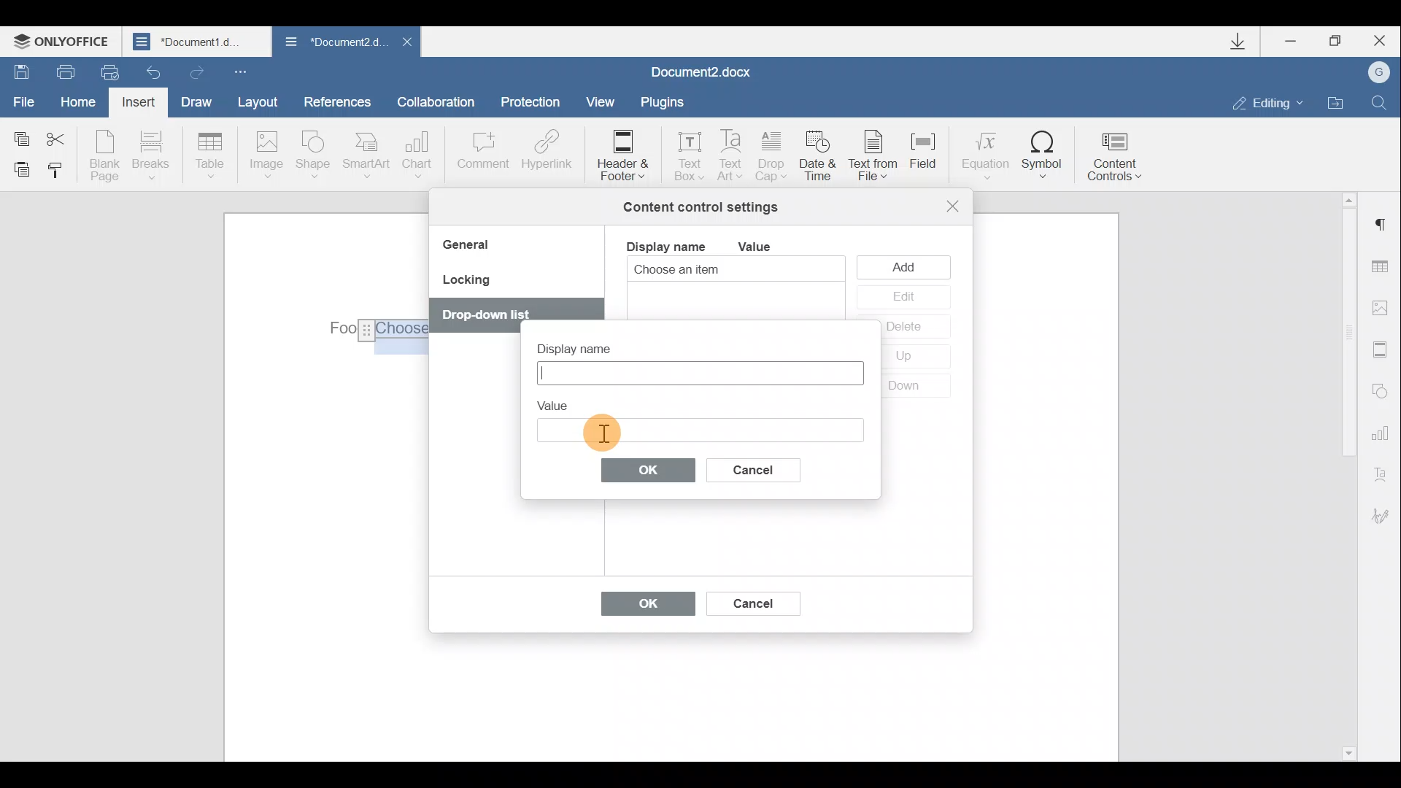 This screenshot has width=1401, height=788. Describe the element at coordinates (1378, 41) in the screenshot. I see `Close` at that location.